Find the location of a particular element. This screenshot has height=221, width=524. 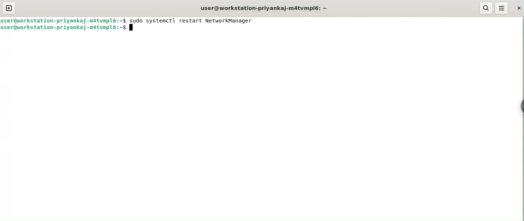

terminal cursor is located at coordinates (132, 28).